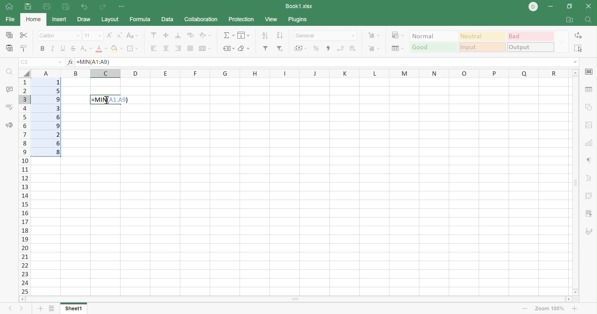 This screenshot has height=314, width=597. I want to click on =MIN(A1:A9), so click(95, 62).